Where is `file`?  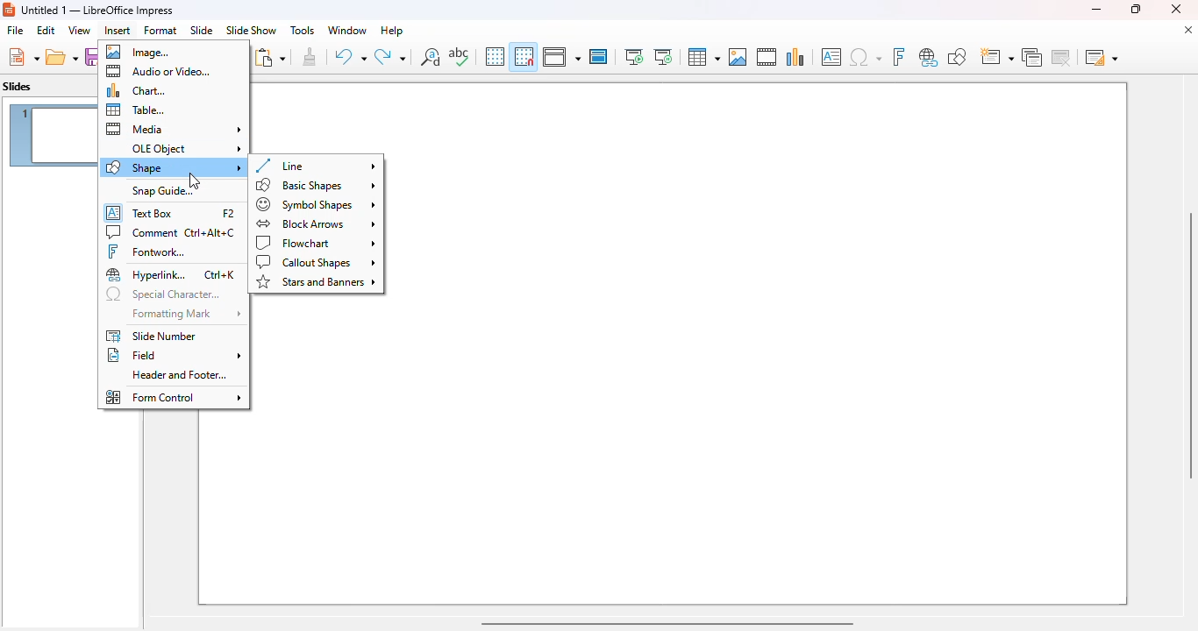 file is located at coordinates (15, 31).